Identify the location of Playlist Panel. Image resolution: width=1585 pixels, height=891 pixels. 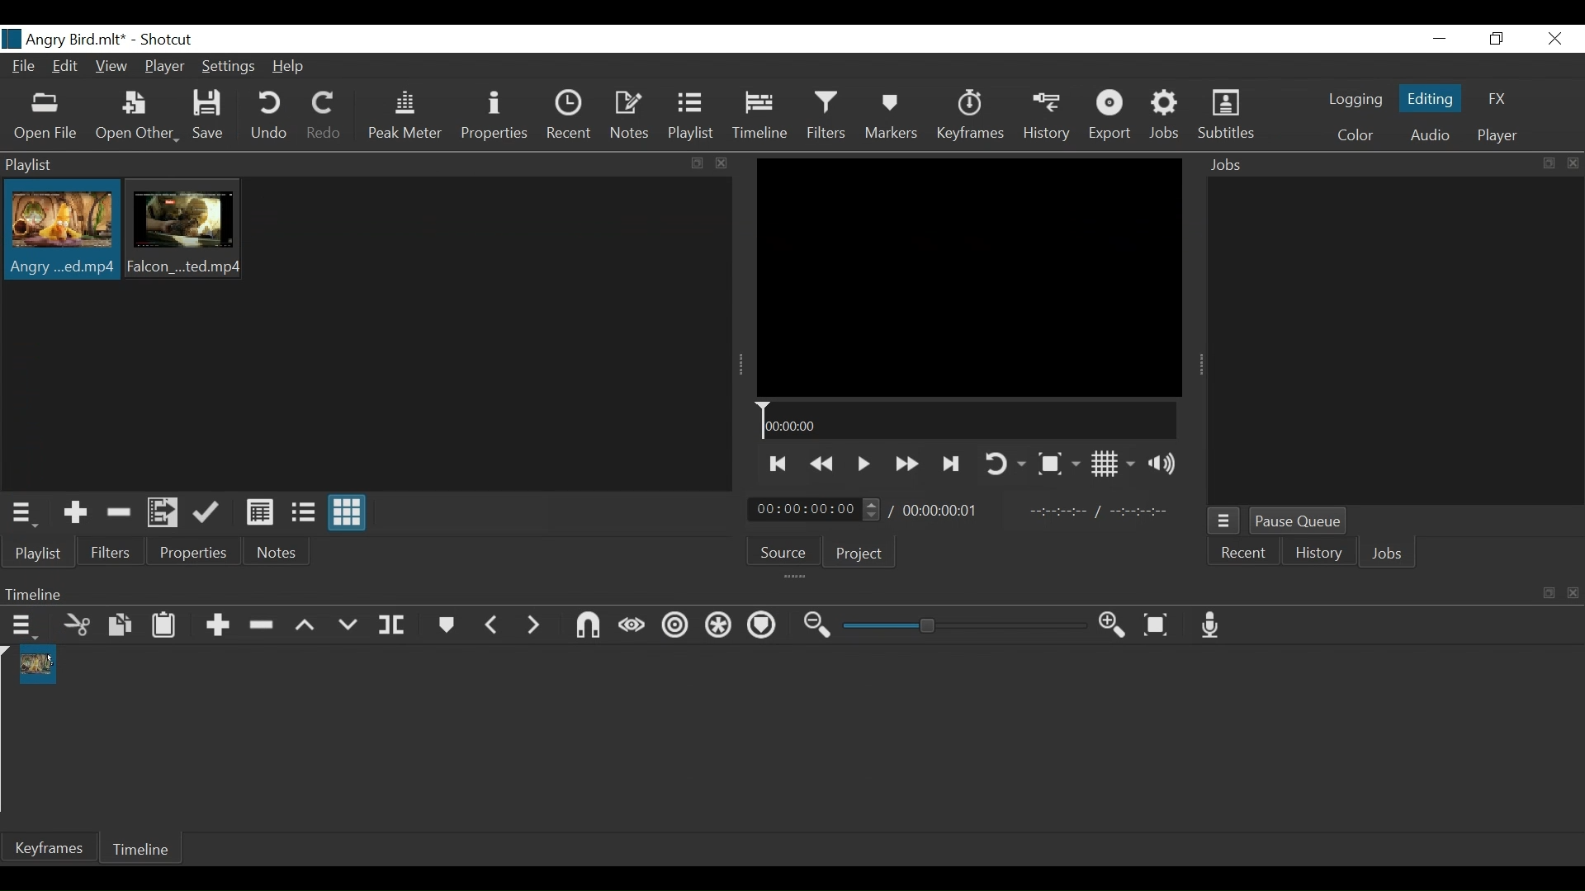
(368, 165).